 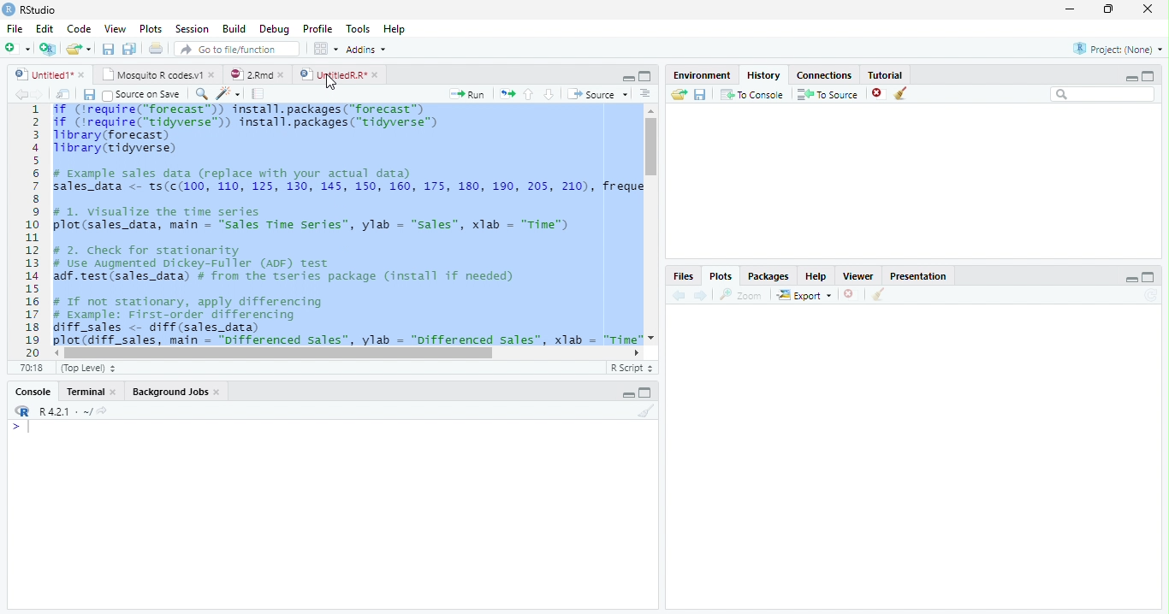 What do you see at coordinates (259, 93) in the screenshot?
I see `Compile Report` at bounding box center [259, 93].